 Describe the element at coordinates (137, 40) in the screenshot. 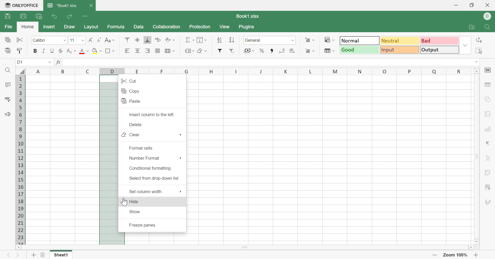

I see `Align Middle` at that location.